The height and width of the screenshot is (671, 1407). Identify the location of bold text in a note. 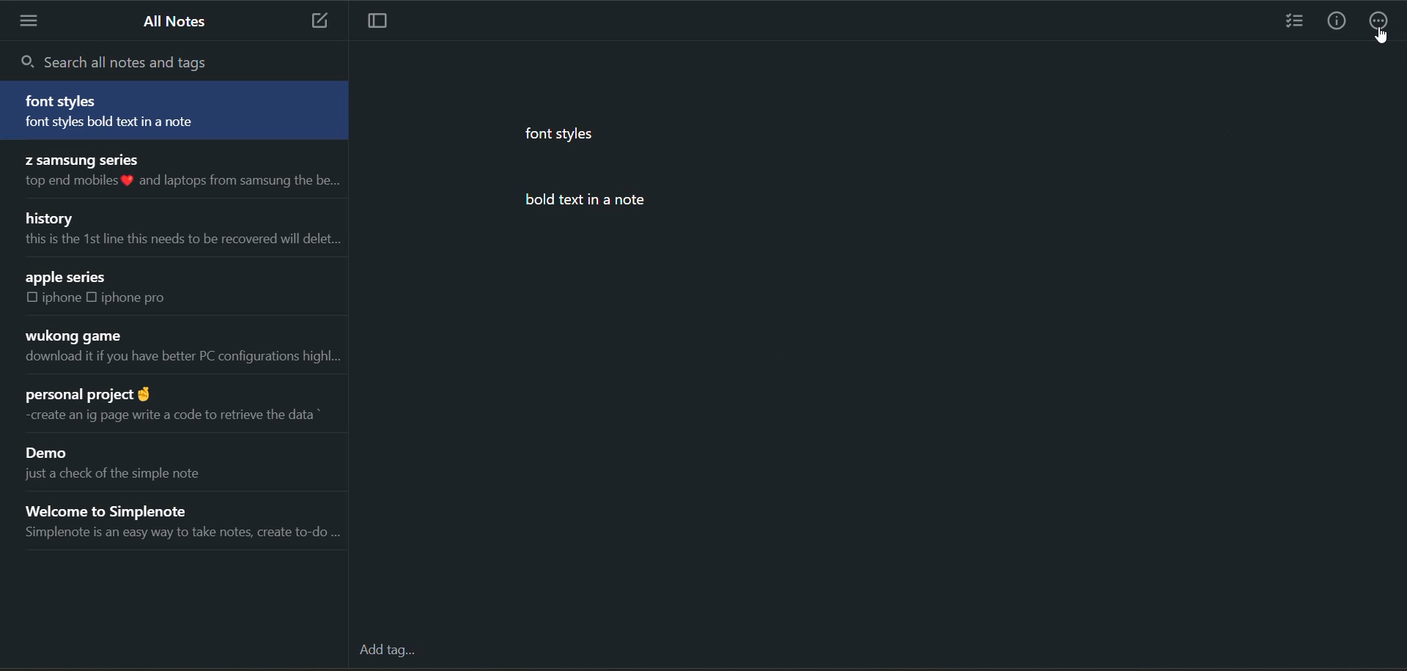
(604, 201).